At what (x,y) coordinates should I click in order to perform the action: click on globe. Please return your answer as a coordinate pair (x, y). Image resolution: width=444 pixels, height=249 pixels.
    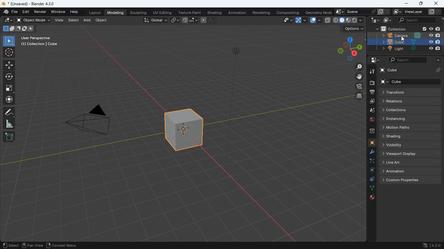
    Looking at the image, I should click on (371, 120).